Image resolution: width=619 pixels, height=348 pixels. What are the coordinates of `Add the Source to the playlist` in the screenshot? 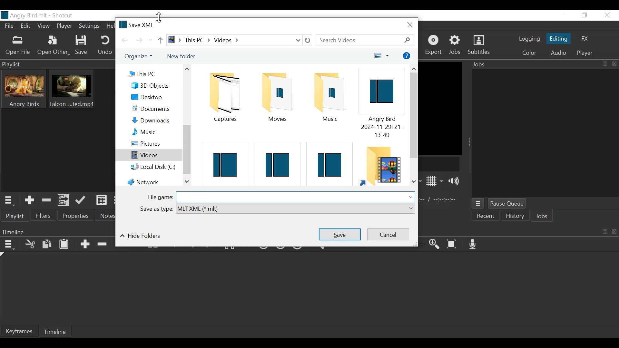 It's located at (30, 200).